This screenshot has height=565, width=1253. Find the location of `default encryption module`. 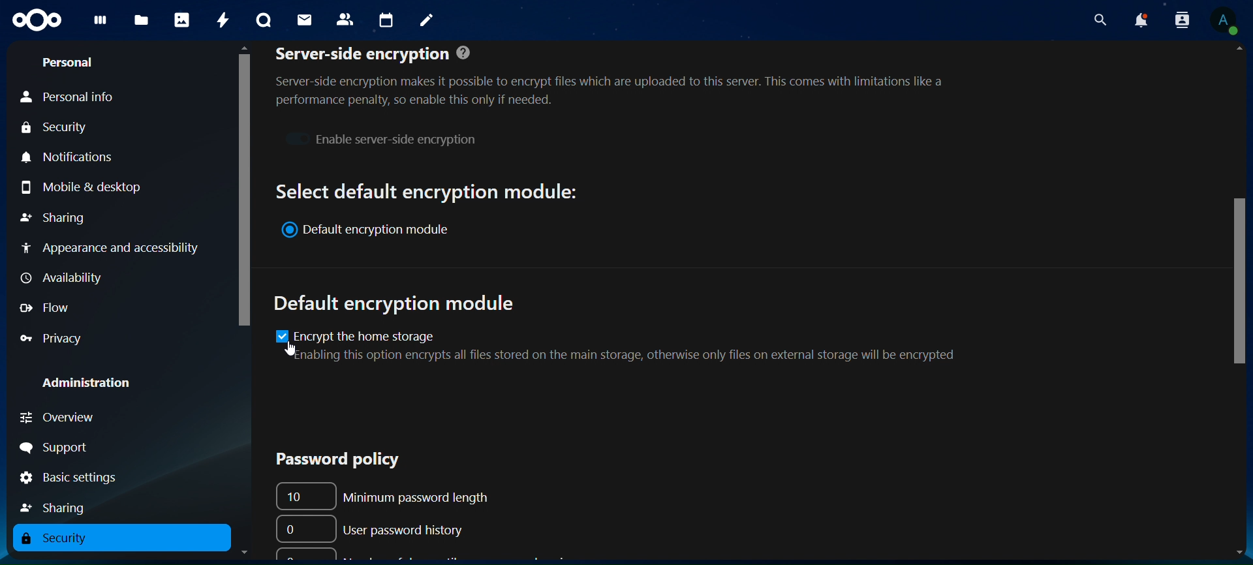

default encryption module is located at coordinates (399, 304).